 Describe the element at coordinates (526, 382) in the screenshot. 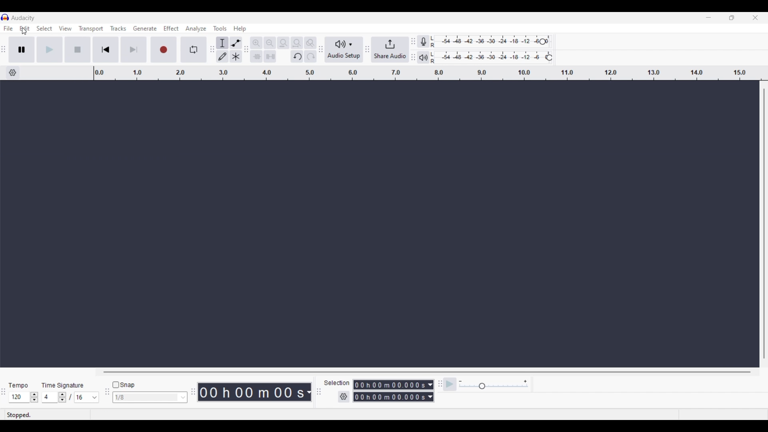

I see `Increase playback speed to maximum ` at that location.